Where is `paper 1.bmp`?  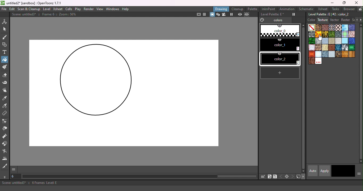
paper 1.bmp is located at coordinates (326, 41).